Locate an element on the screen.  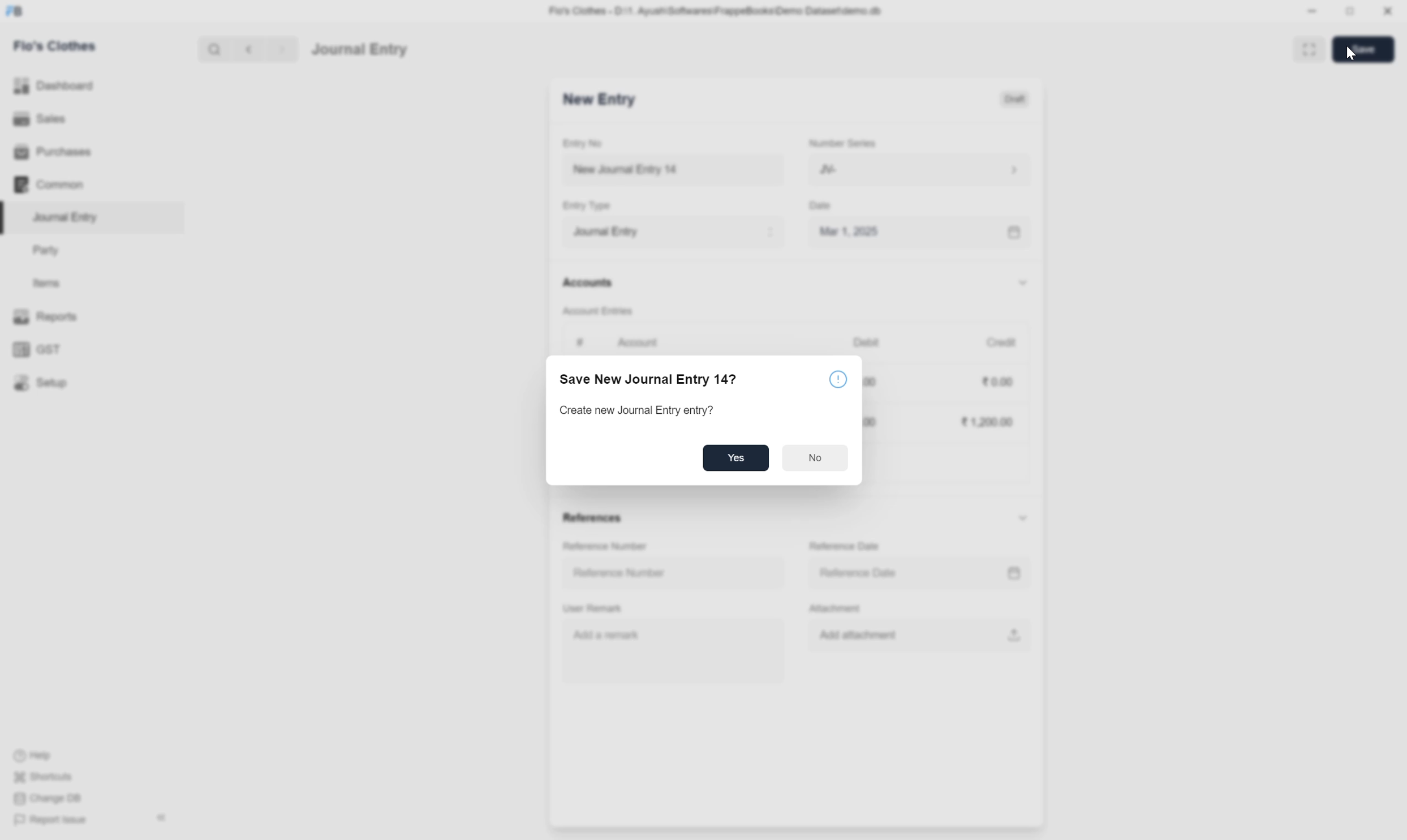
Change DB is located at coordinates (48, 798).